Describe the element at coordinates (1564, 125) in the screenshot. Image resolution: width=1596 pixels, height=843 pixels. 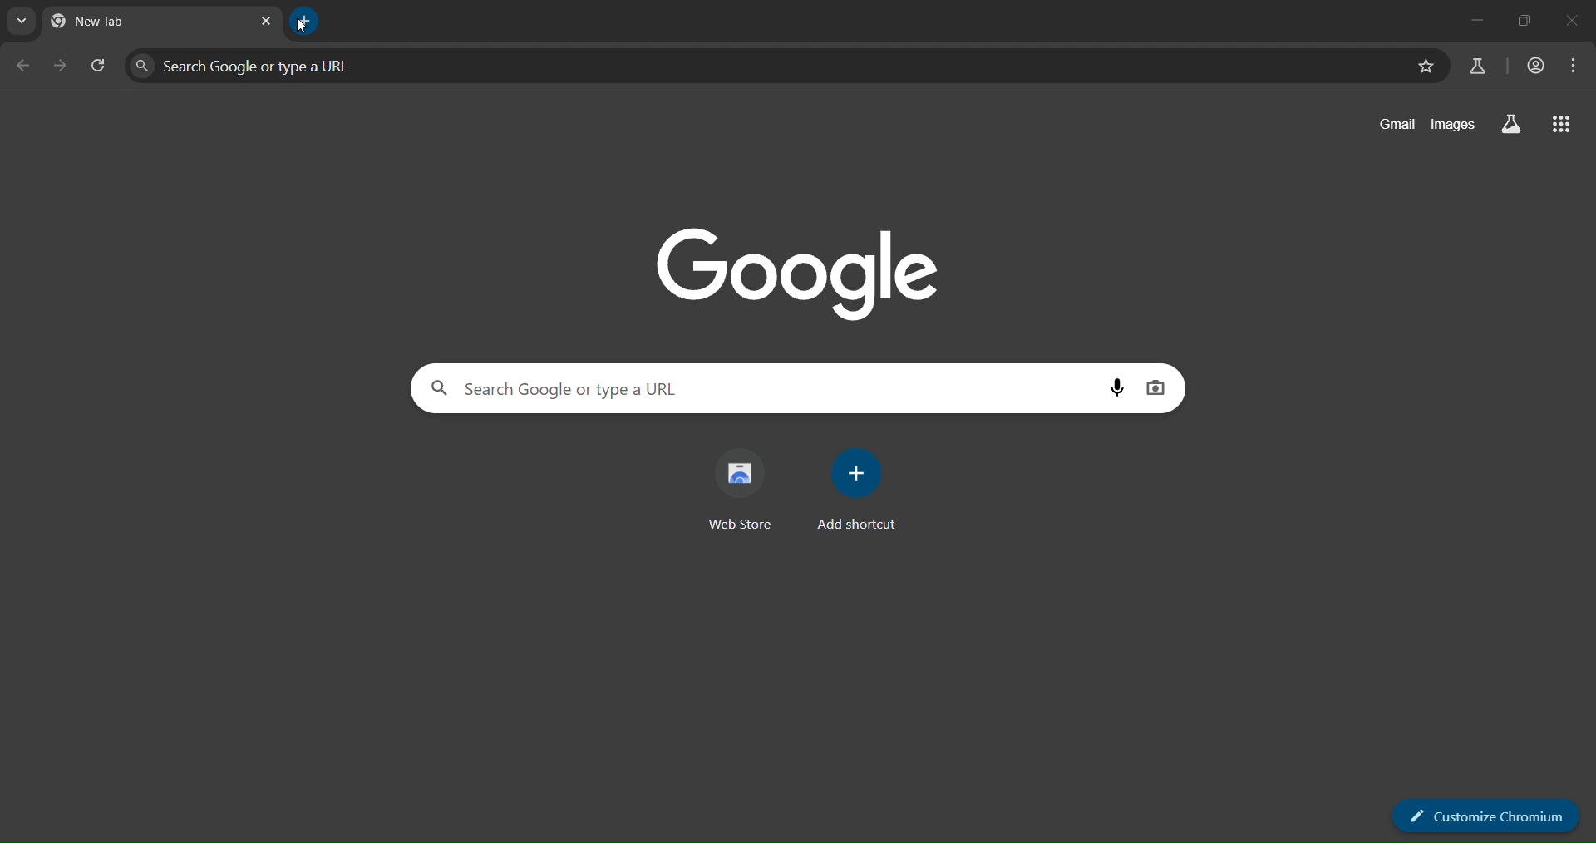
I see `google apps` at that location.